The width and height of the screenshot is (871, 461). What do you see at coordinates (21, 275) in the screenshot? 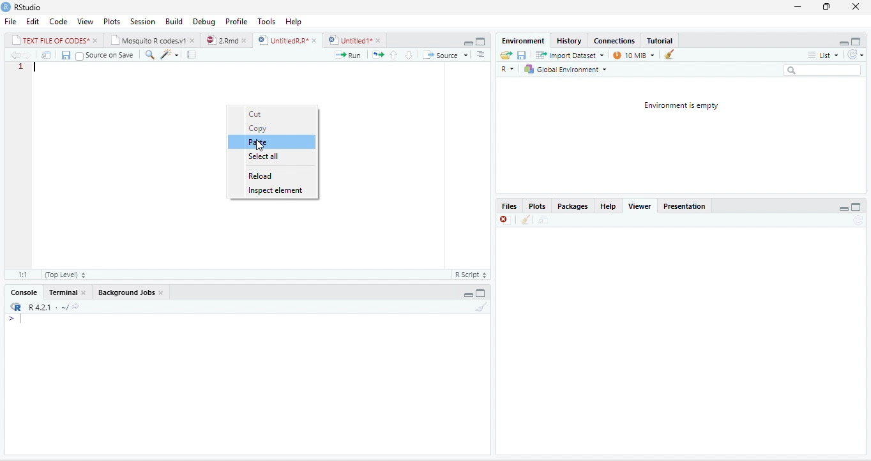
I see `1:1` at bounding box center [21, 275].